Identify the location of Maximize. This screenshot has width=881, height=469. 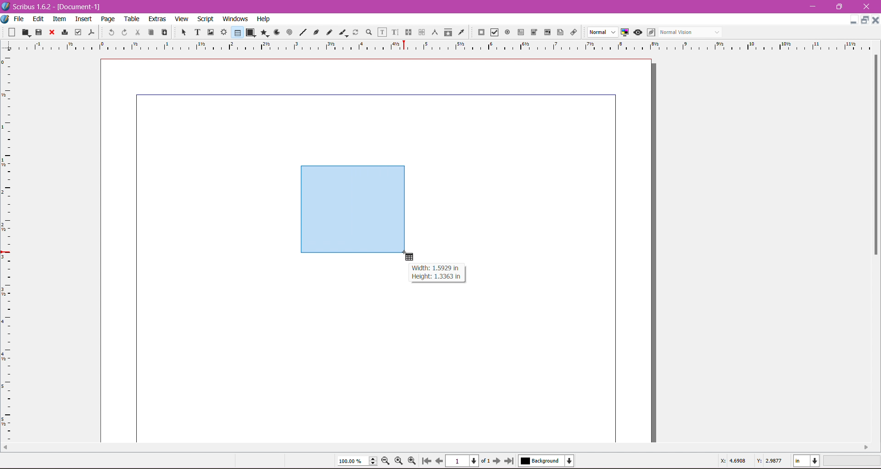
(865, 20).